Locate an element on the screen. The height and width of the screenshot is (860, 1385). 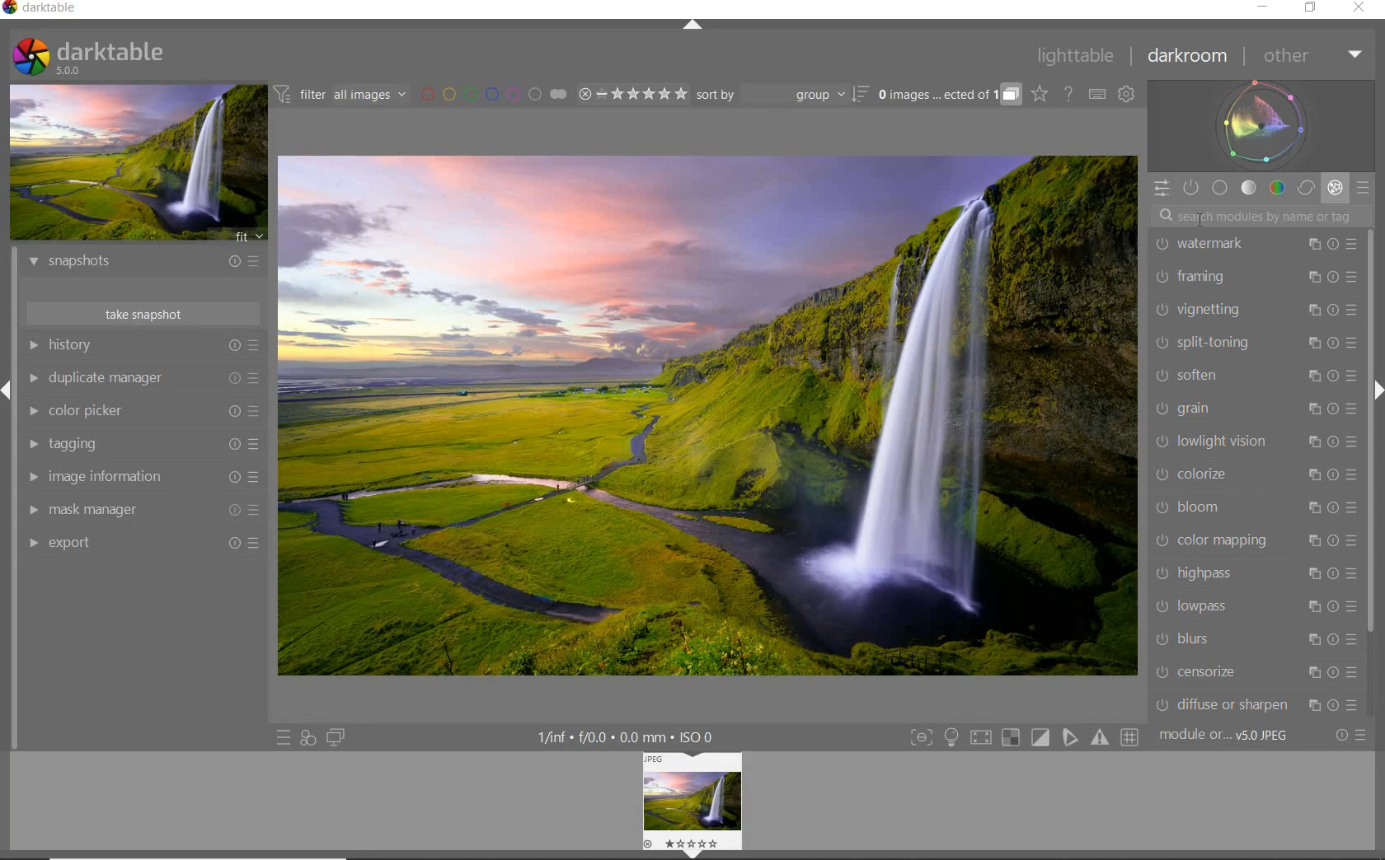
take snapshot is located at coordinates (143, 312).